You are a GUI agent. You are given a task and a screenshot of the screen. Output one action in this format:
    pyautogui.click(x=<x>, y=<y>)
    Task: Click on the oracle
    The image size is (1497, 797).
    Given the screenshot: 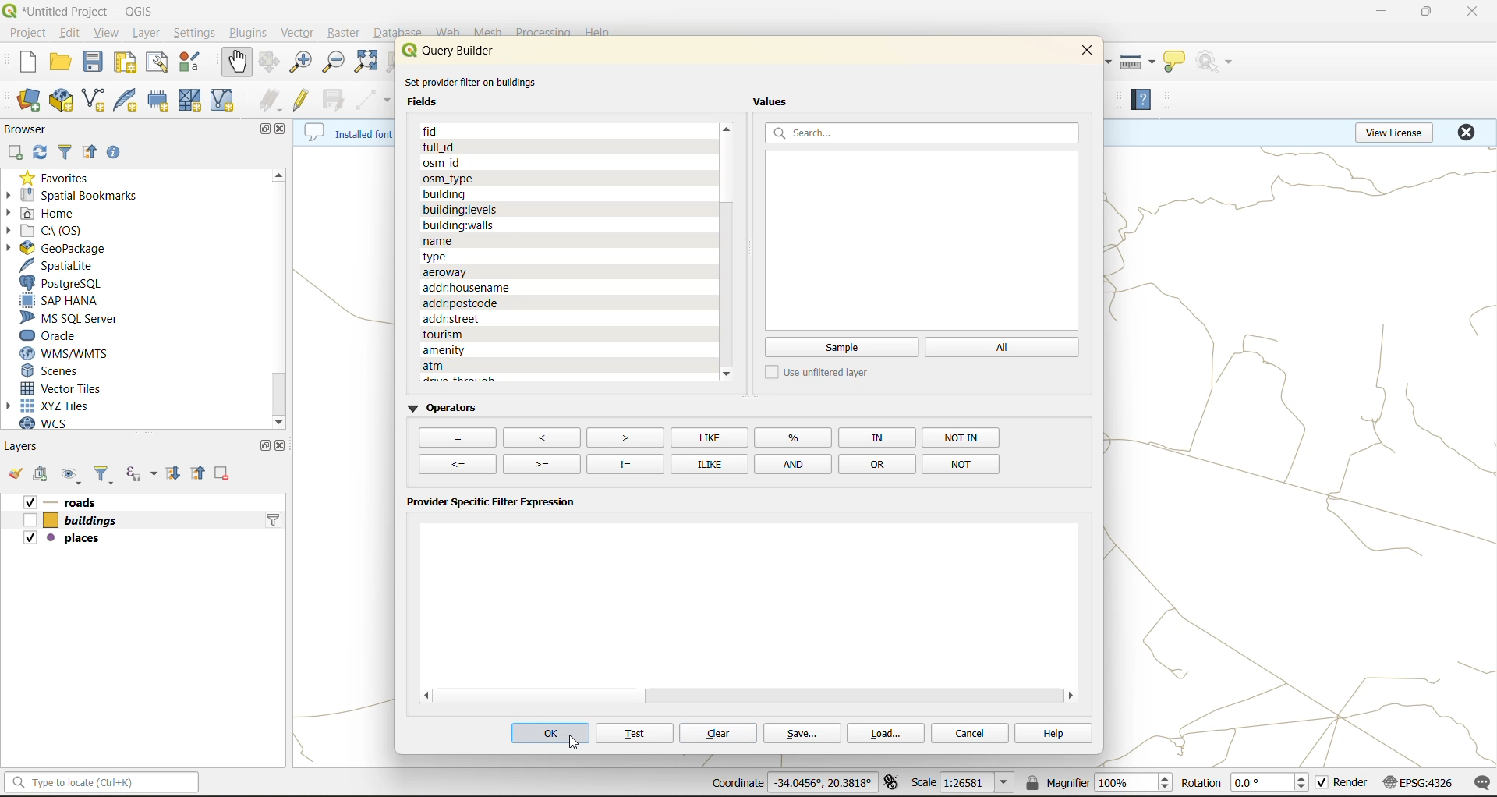 What is the action you would take?
    pyautogui.click(x=59, y=336)
    